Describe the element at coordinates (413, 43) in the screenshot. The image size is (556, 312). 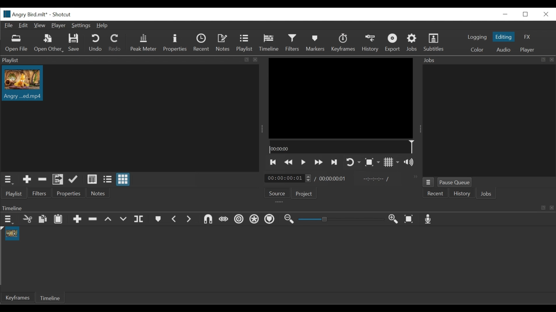
I see `Jobs` at that location.